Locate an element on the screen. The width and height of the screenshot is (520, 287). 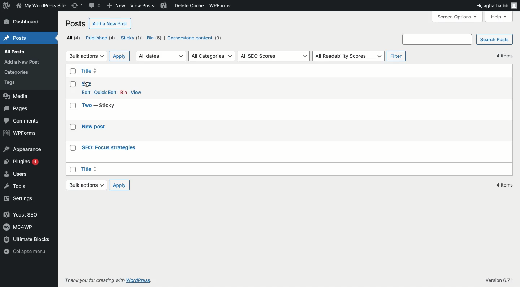
View is located at coordinates (138, 92).